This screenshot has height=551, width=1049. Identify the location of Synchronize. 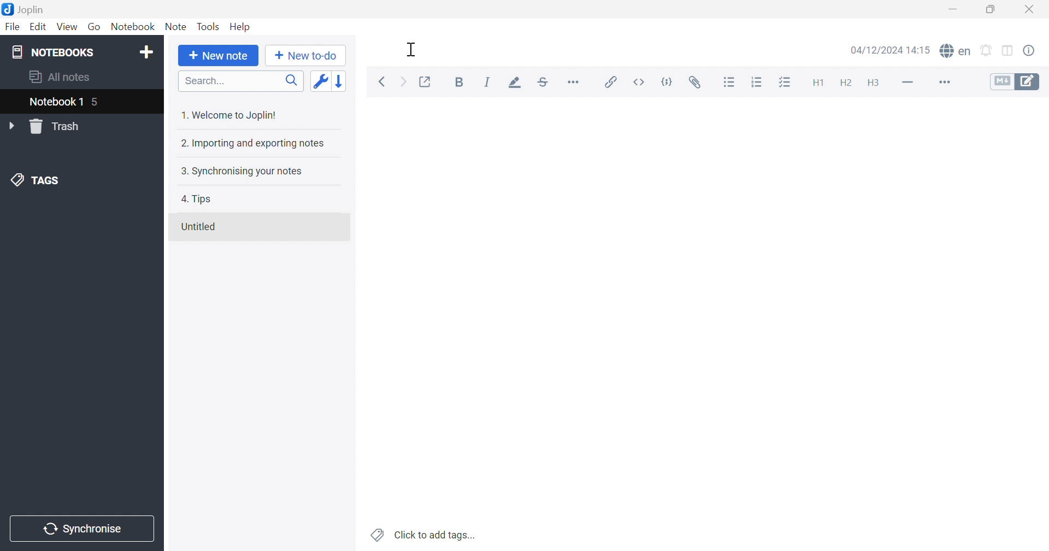
(84, 529).